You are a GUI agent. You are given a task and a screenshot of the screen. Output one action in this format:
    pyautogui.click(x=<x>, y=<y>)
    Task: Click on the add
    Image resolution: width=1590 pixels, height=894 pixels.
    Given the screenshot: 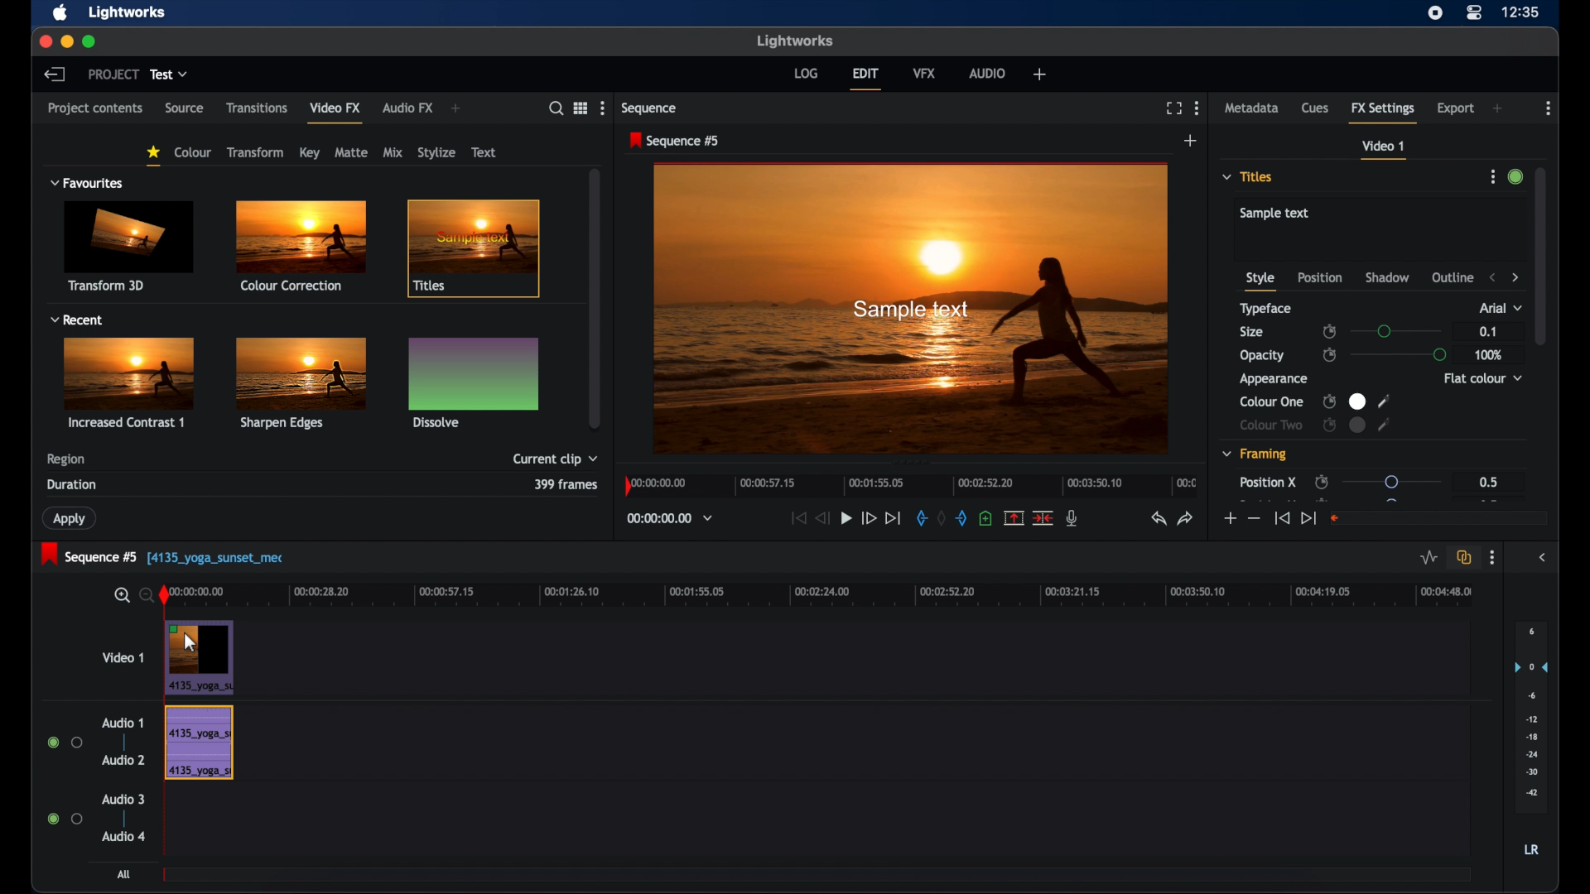 What is the action you would take?
    pyautogui.click(x=1040, y=74)
    